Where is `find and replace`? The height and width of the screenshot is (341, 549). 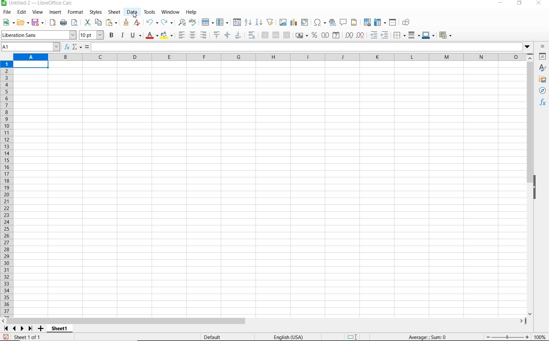 find and replace is located at coordinates (181, 23).